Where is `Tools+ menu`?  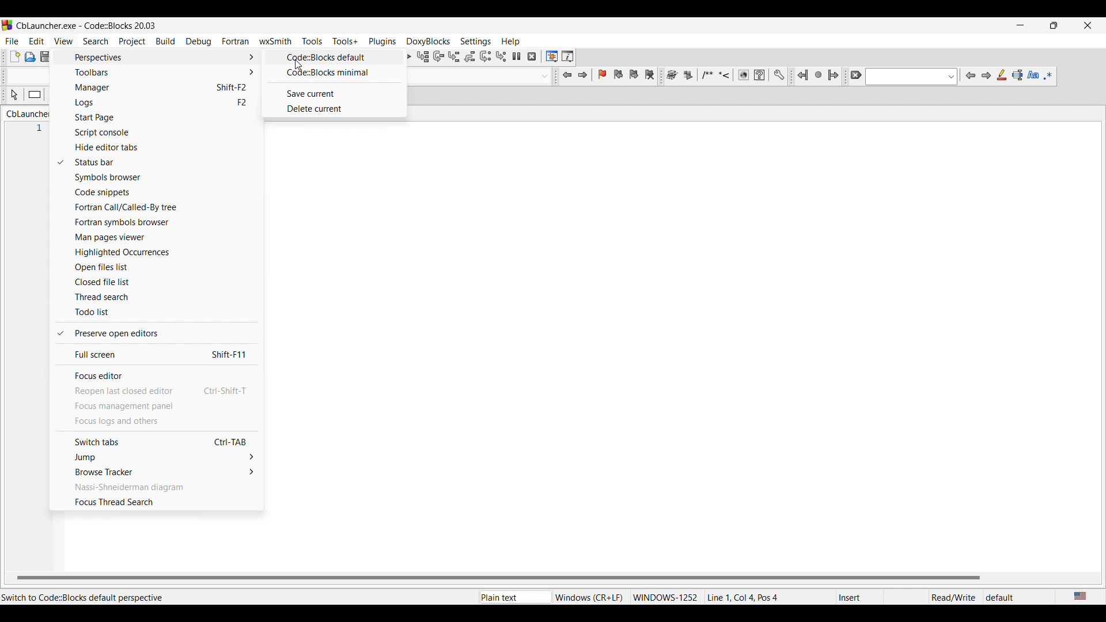
Tools+ menu is located at coordinates (345, 41).